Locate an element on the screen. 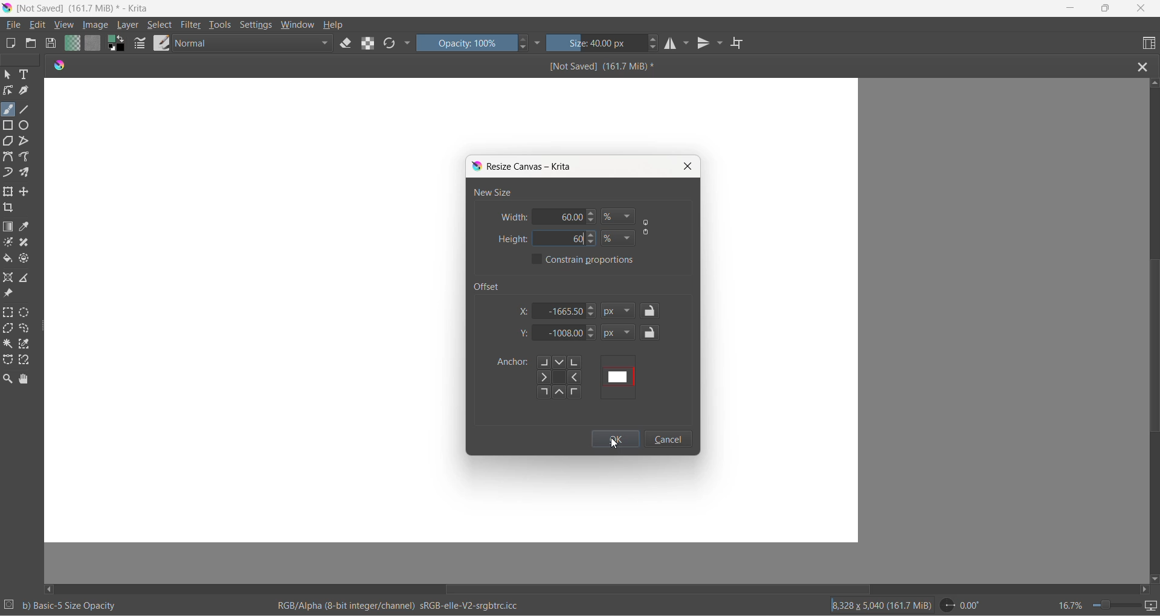 The height and width of the screenshot is (616, 1160). vertical mirror tool is located at coordinates (704, 45).